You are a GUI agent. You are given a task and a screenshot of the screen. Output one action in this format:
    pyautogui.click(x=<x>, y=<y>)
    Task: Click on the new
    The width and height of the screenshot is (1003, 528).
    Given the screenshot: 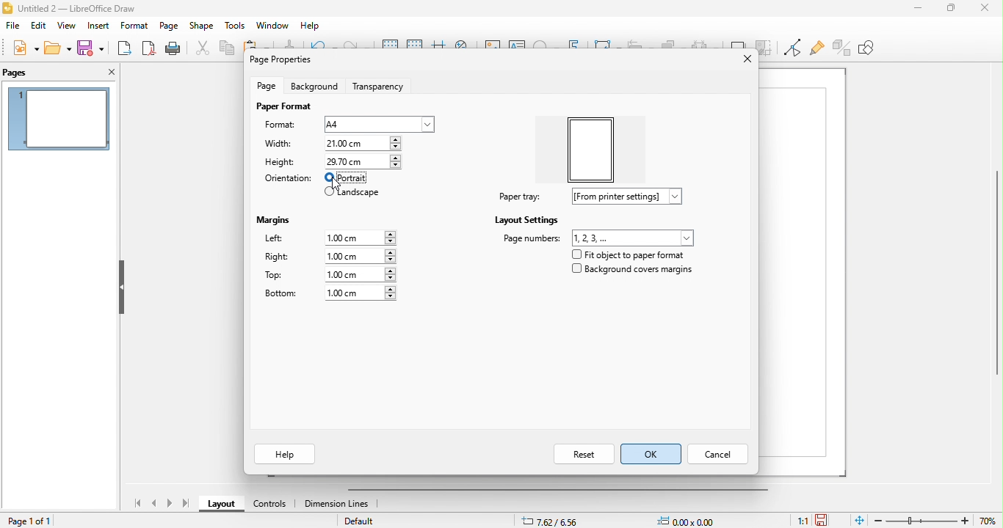 What is the action you would take?
    pyautogui.click(x=24, y=47)
    